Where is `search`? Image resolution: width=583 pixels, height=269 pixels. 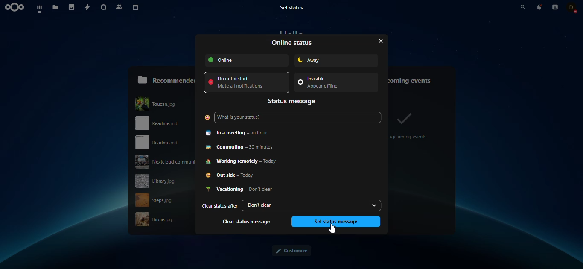 search is located at coordinates (104, 8).